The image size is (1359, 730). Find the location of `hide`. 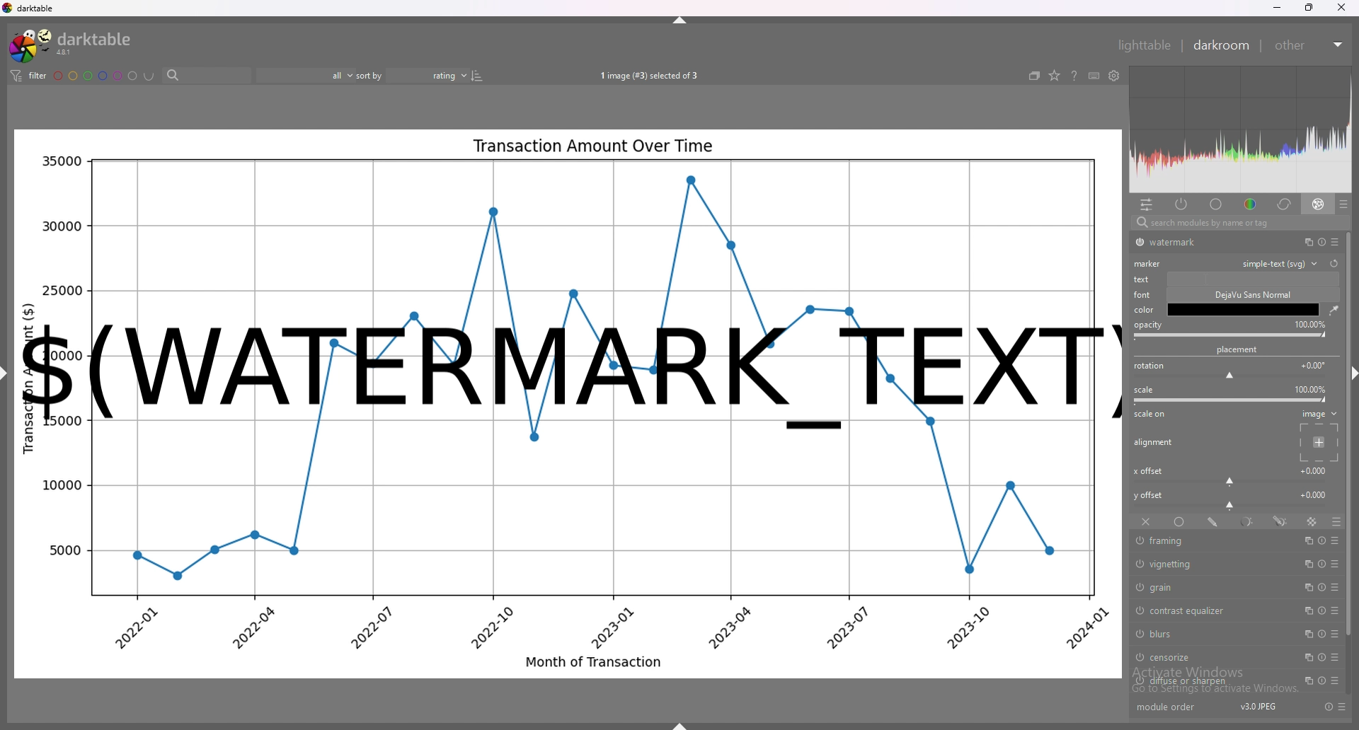

hide is located at coordinates (679, 725).